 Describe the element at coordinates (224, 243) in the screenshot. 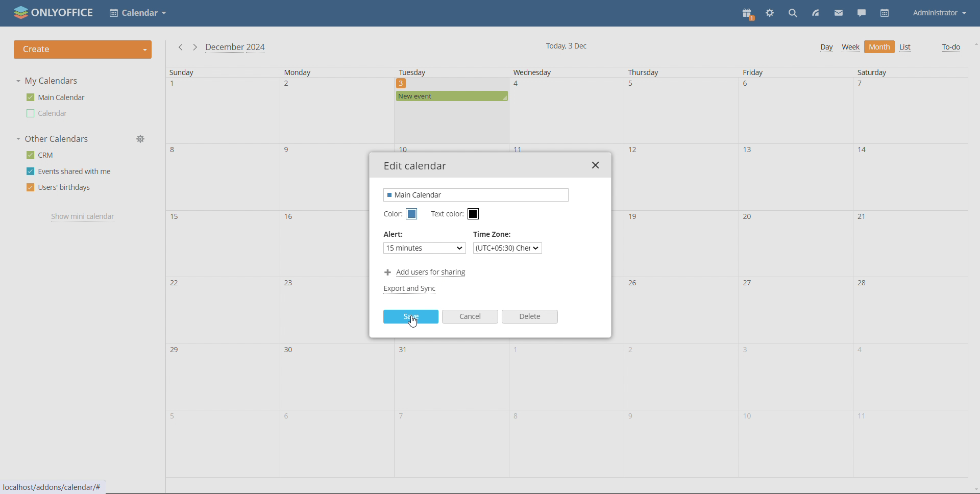

I see `date` at that location.